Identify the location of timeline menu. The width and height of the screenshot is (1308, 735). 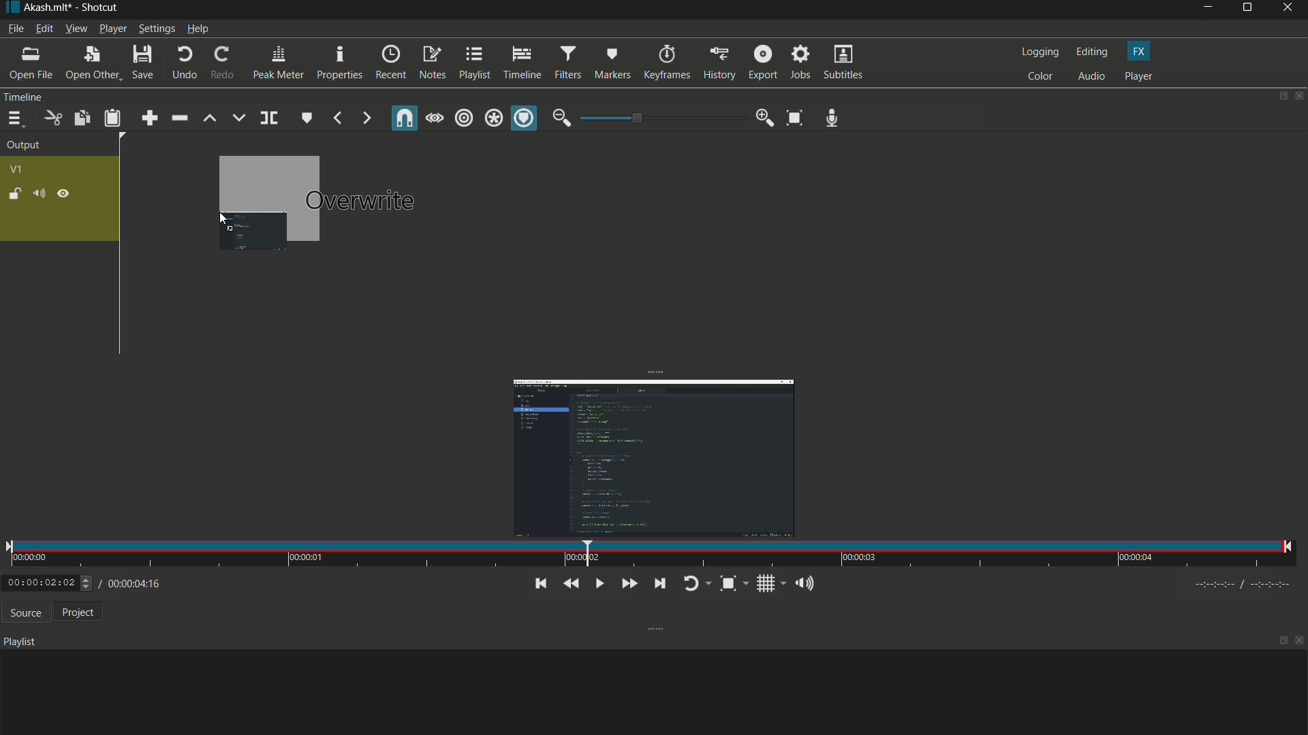
(14, 118).